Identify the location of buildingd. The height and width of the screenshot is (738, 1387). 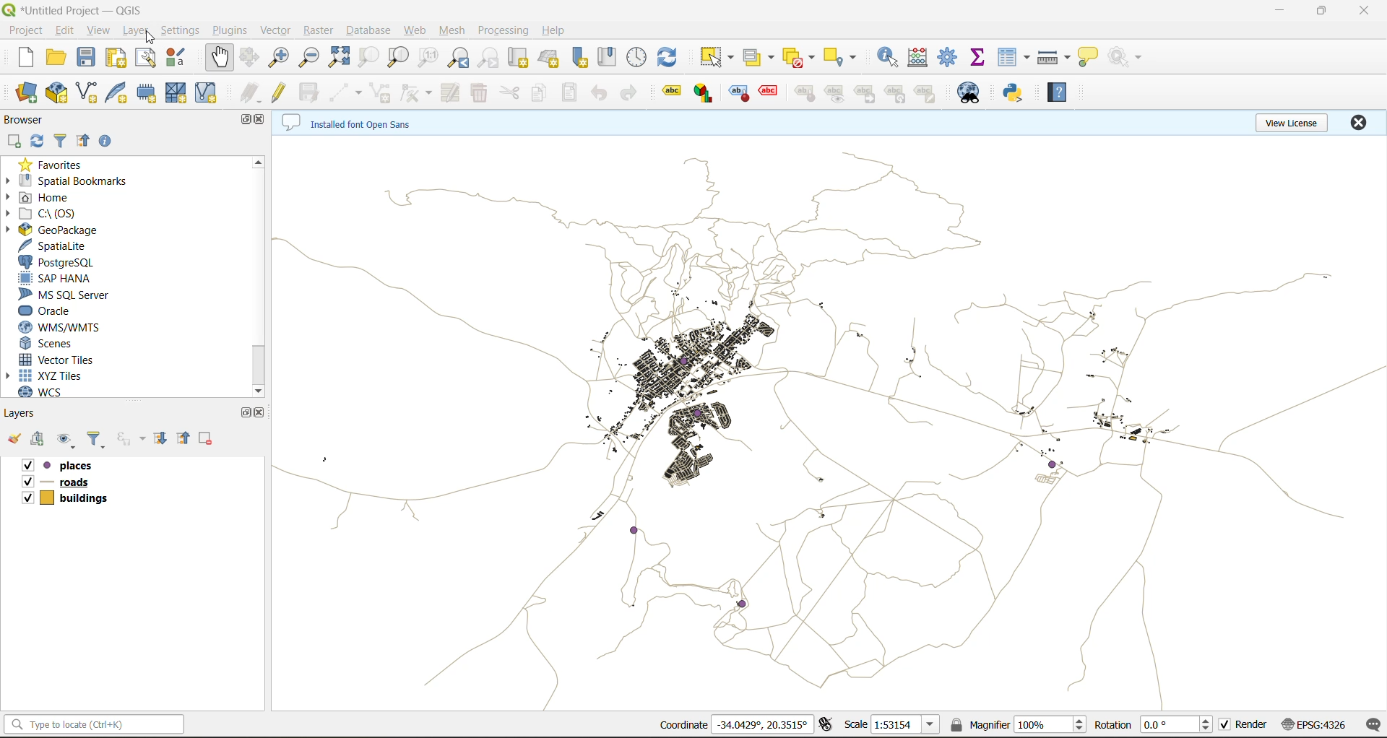
(62, 498).